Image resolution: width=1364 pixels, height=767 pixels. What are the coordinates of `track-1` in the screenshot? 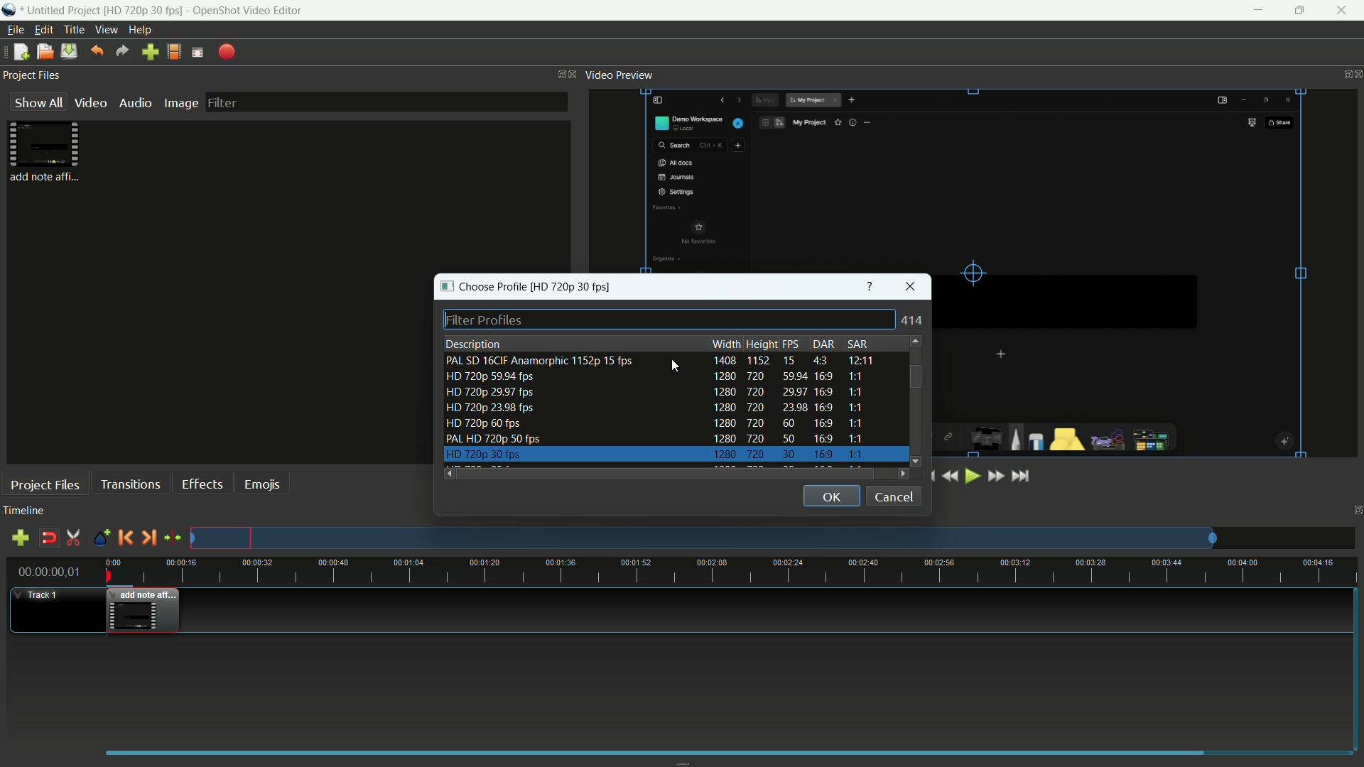 It's located at (54, 610).